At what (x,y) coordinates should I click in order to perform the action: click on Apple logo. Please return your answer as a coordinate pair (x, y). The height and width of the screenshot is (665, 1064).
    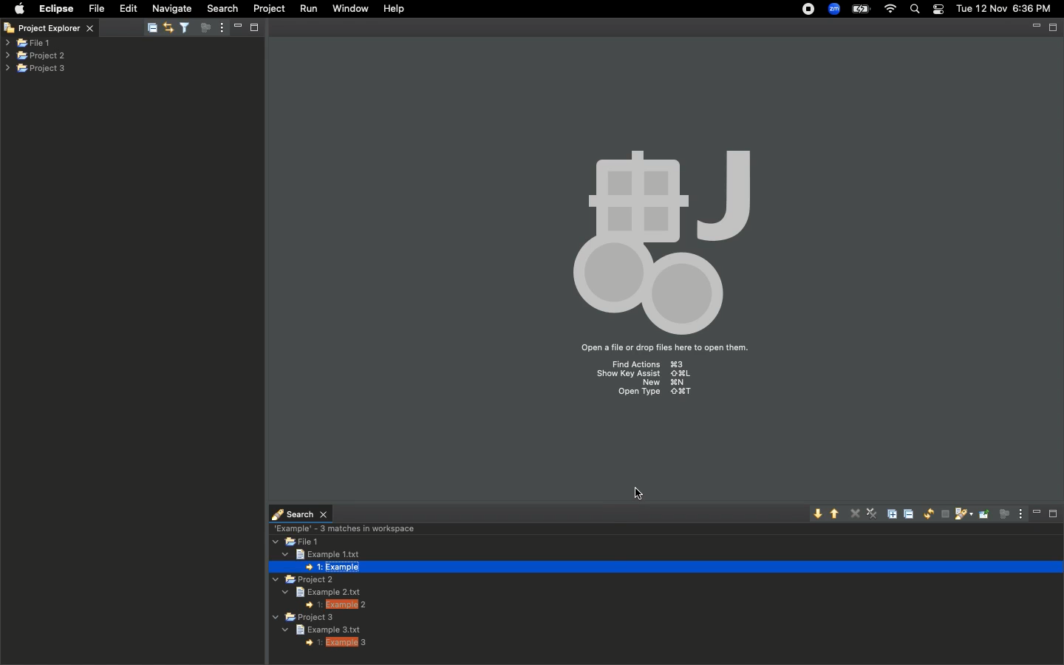
    Looking at the image, I should click on (19, 8).